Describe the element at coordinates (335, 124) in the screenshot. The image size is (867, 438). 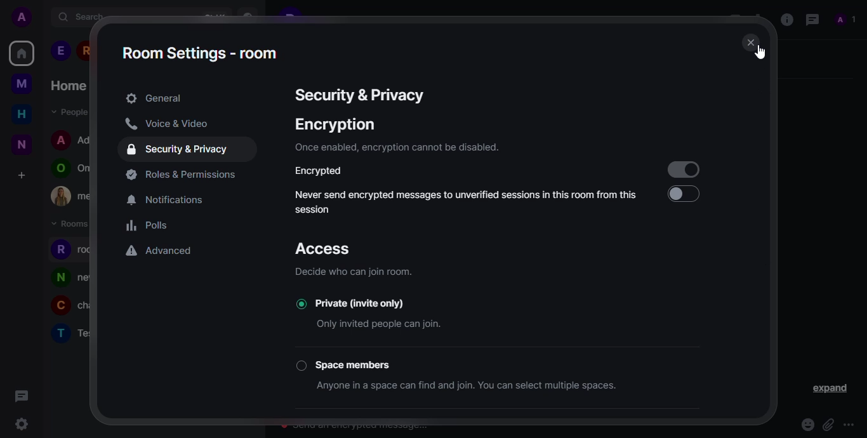
I see `encryption` at that location.